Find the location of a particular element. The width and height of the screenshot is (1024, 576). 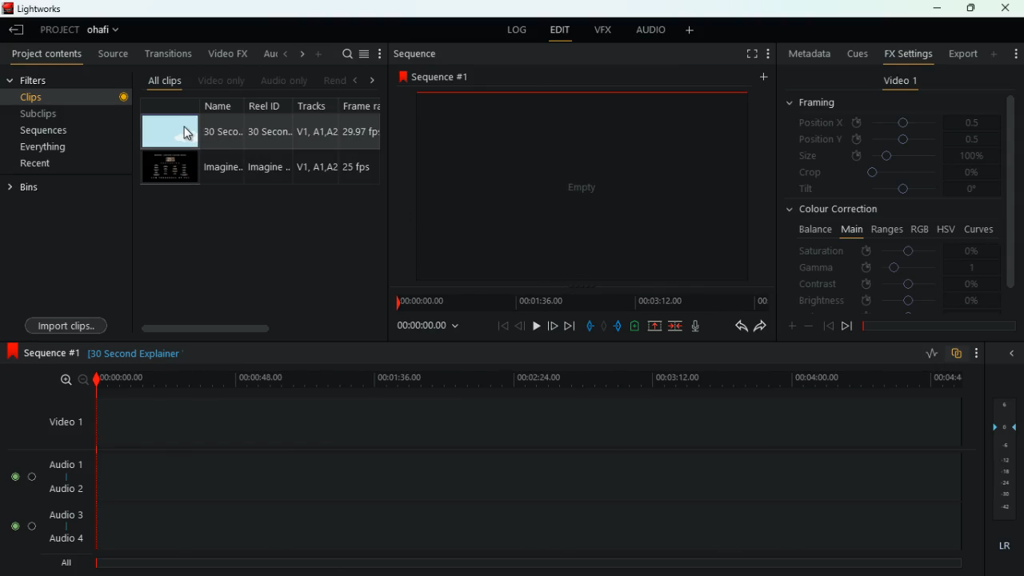

forward is located at coordinates (760, 327).